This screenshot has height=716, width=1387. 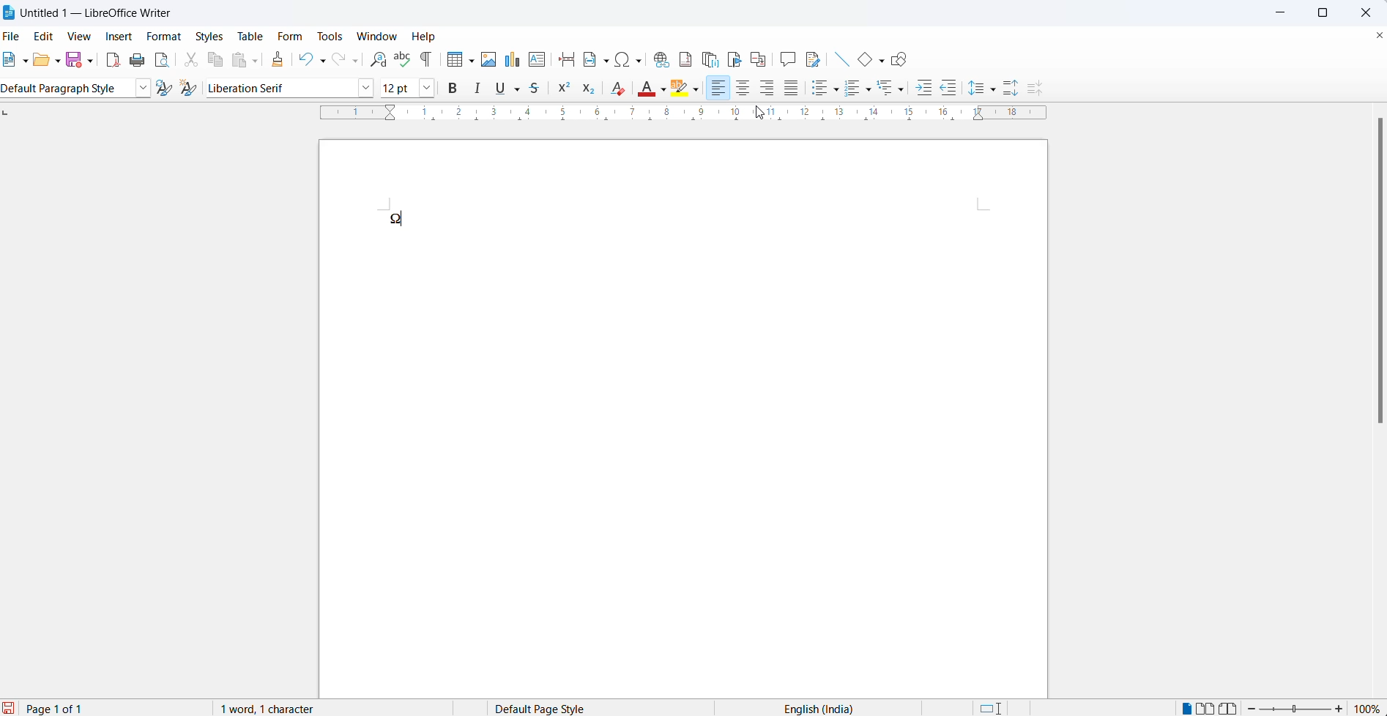 What do you see at coordinates (398, 220) in the screenshot?
I see `special character omega` at bounding box center [398, 220].